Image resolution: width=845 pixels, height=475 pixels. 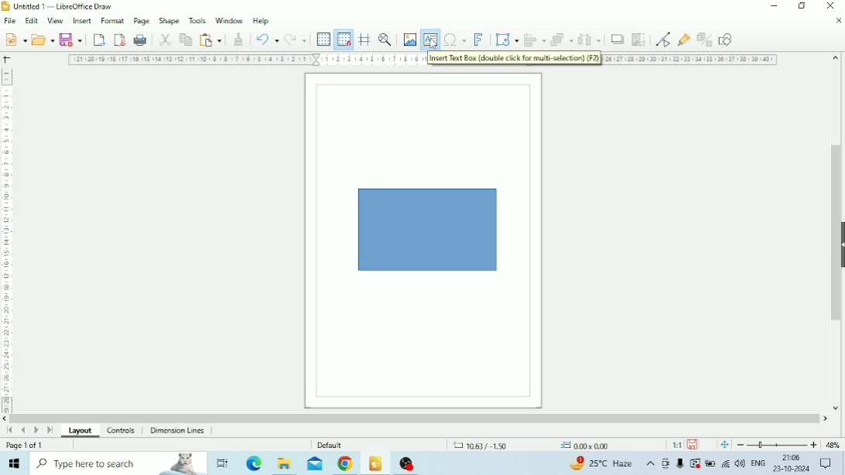 What do you see at coordinates (284, 464) in the screenshot?
I see `File Explorer` at bounding box center [284, 464].